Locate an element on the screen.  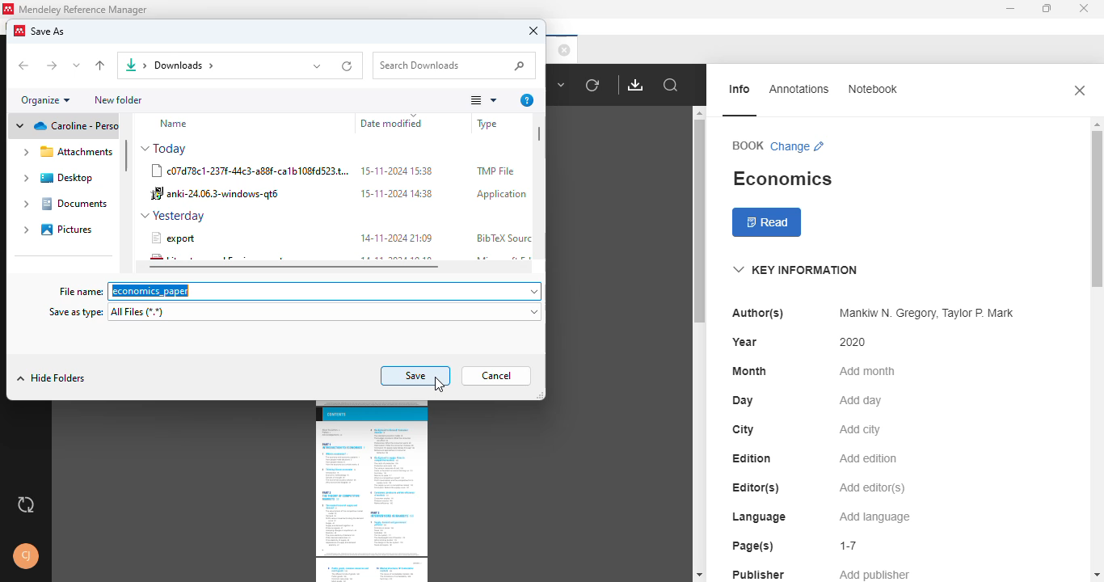
c07d78¢1-237f-44c3-288f-calb108fd523 8... is located at coordinates (251, 172).